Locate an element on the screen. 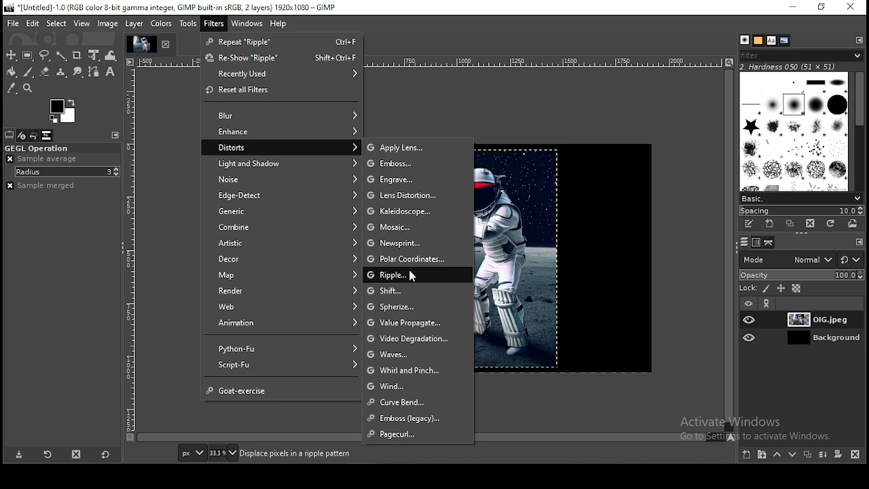  emboss is located at coordinates (411, 164).